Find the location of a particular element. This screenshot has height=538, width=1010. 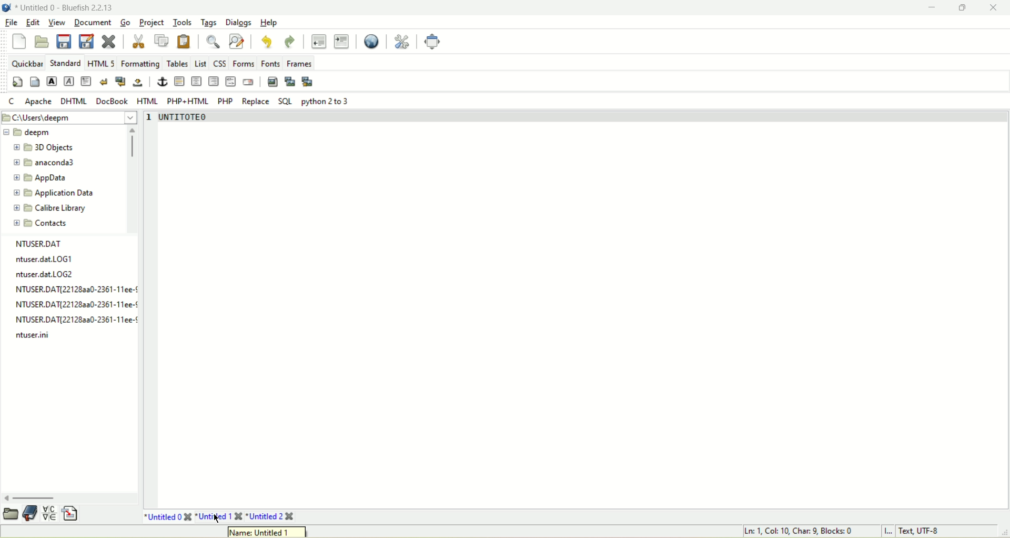

tooltip is located at coordinates (267, 532).